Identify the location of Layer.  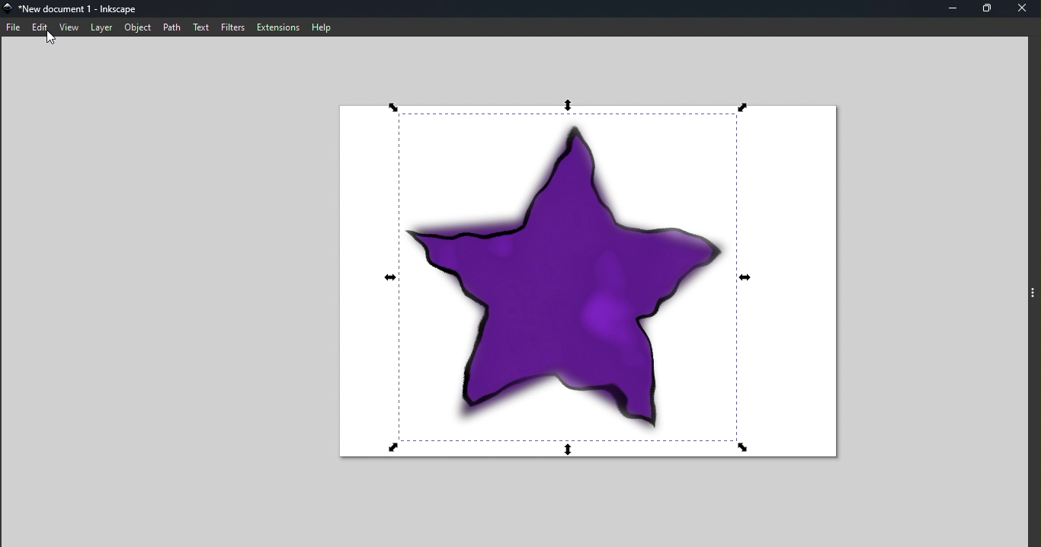
(101, 28).